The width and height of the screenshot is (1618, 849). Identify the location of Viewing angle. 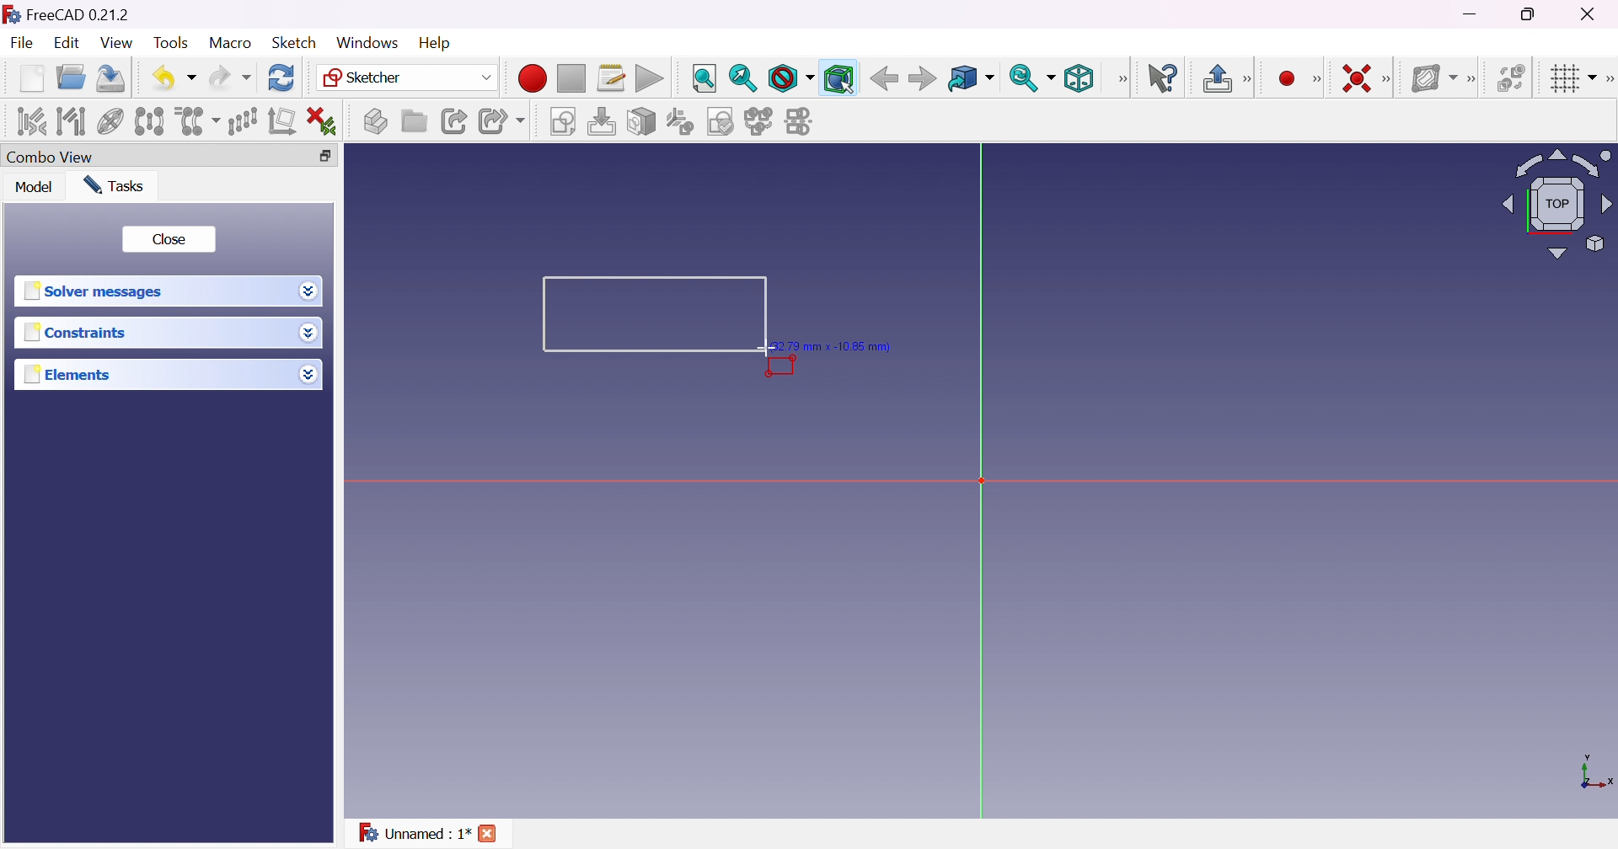
(1556, 205).